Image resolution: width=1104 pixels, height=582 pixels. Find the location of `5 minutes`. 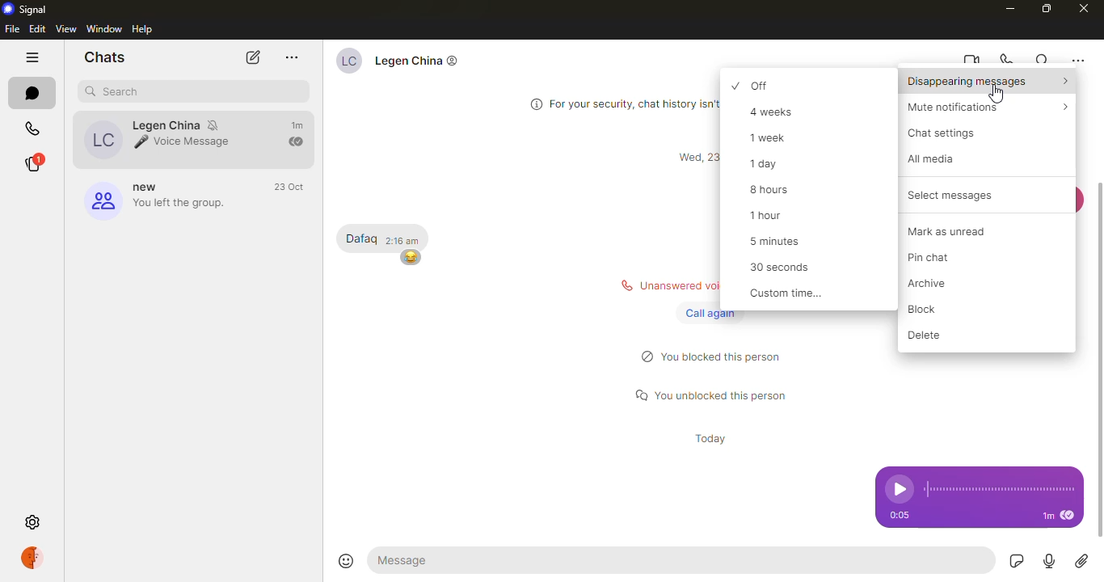

5 minutes is located at coordinates (782, 240).